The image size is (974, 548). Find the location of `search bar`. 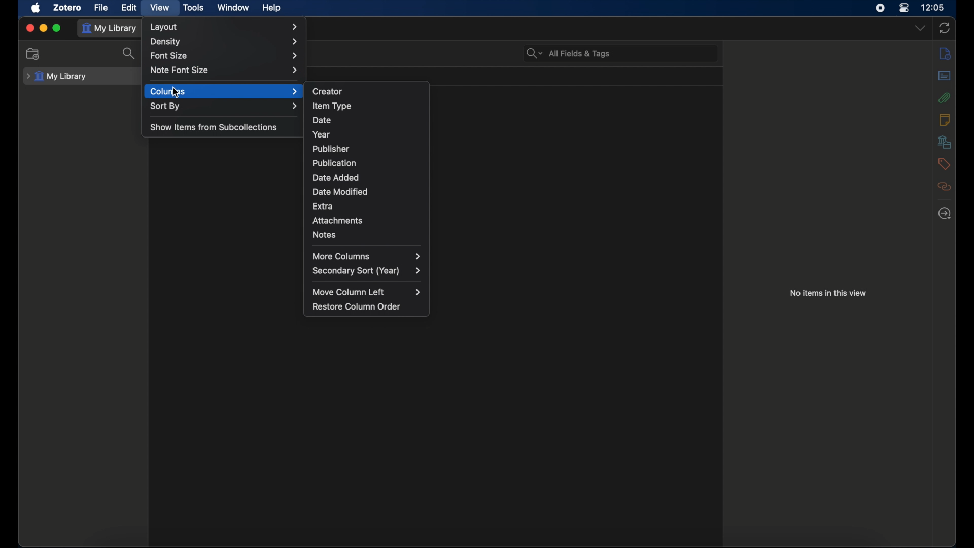

search bar is located at coordinates (569, 53).